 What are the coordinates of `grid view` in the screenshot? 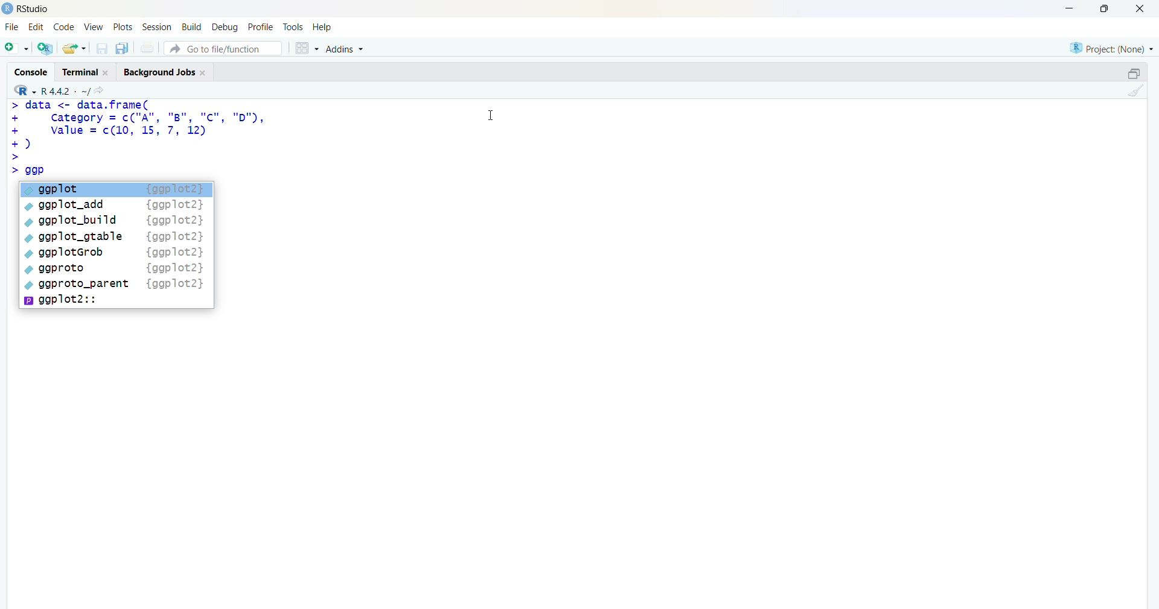 It's located at (306, 48).